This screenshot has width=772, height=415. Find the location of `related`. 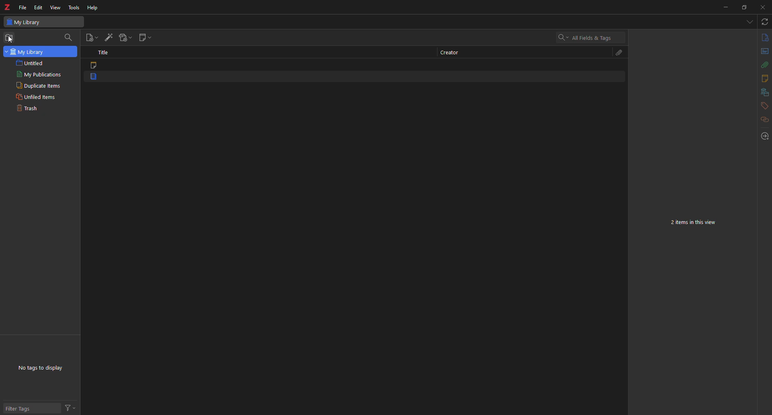

related is located at coordinates (760, 121).